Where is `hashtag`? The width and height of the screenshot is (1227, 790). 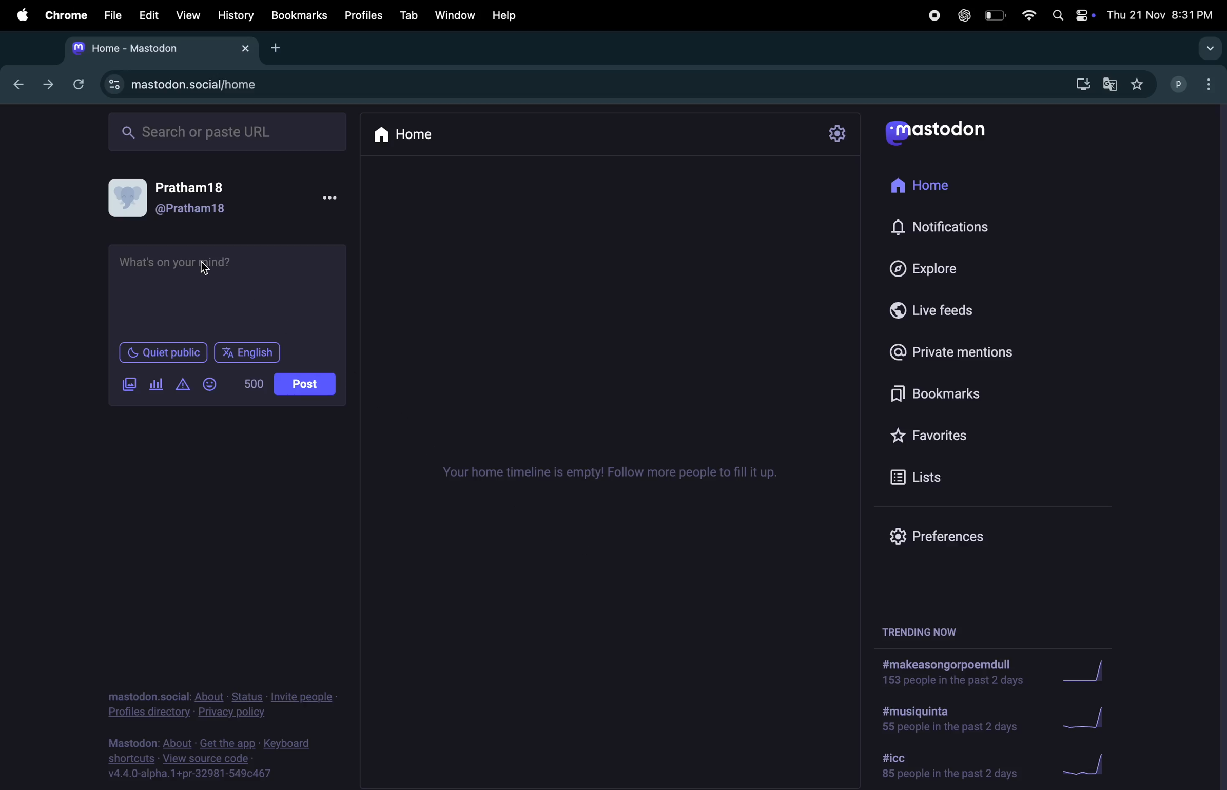 hashtag is located at coordinates (946, 721).